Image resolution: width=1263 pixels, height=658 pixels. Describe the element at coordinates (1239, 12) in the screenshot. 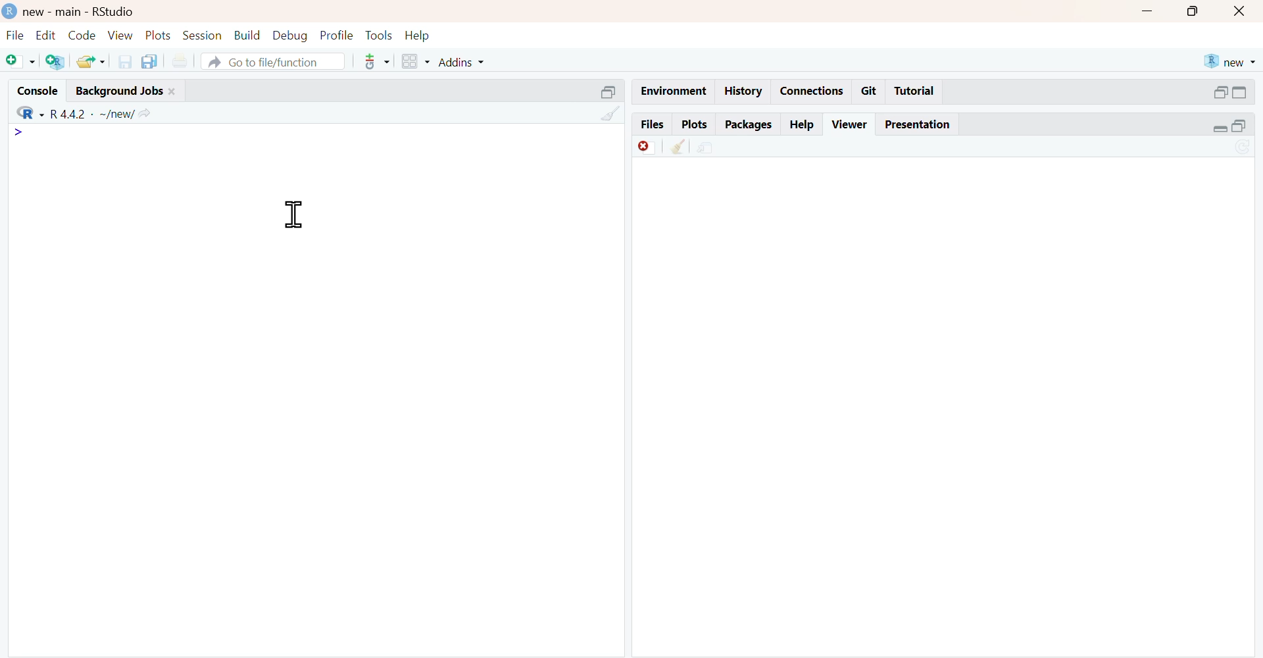

I see `close` at that location.